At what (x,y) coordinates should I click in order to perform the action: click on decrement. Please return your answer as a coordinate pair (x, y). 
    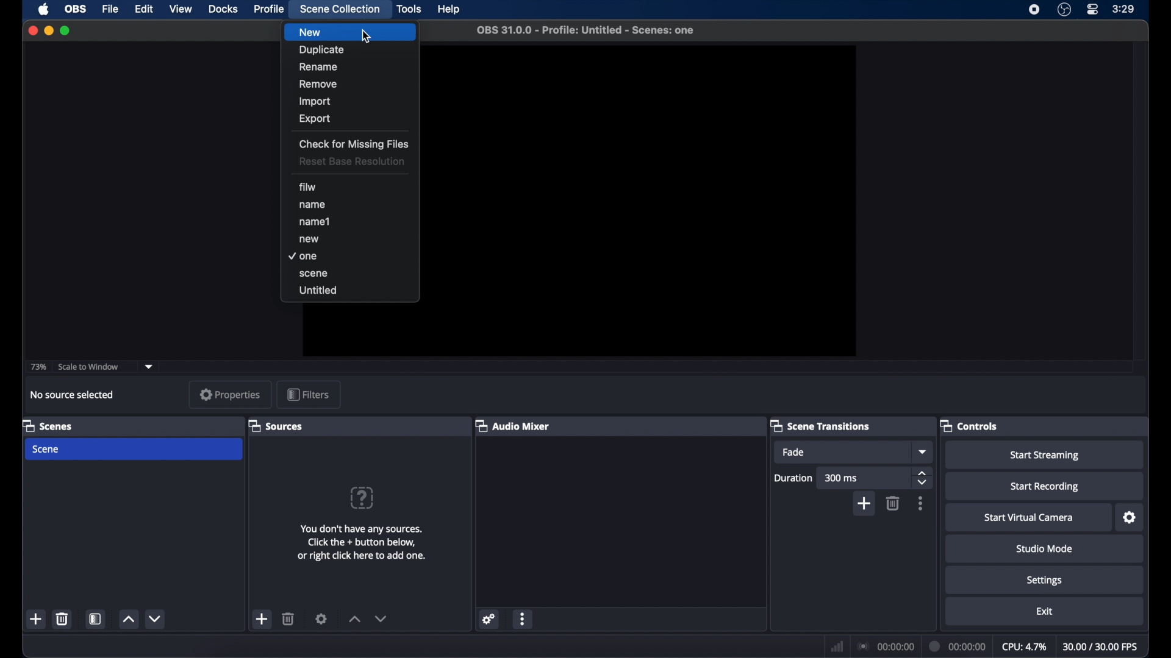
    Looking at the image, I should click on (156, 618).